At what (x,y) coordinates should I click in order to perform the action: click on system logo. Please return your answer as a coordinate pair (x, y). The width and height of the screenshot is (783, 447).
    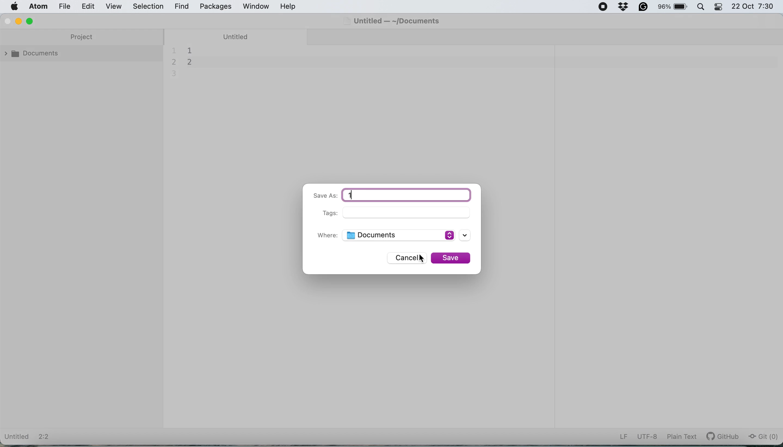
    Looking at the image, I should click on (14, 7).